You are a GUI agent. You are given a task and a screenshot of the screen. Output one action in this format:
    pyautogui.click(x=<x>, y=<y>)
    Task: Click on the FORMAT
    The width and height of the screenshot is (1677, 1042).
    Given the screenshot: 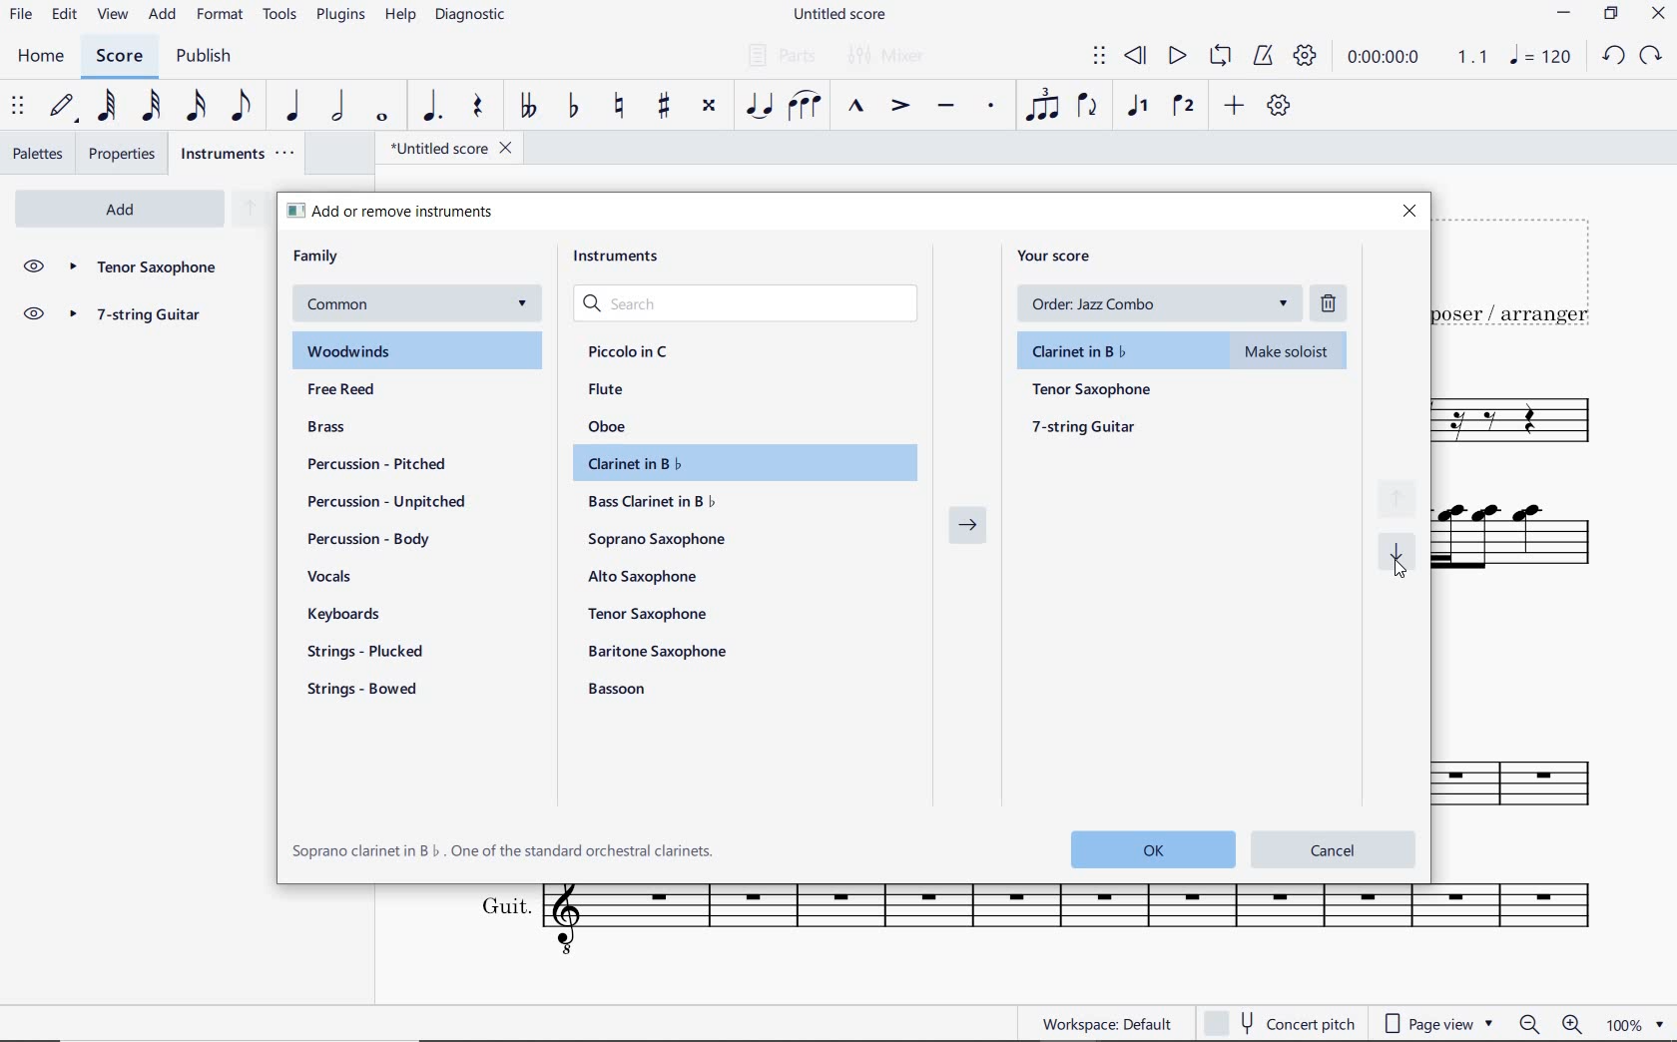 What is the action you would take?
    pyautogui.click(x=223, y=15)
    